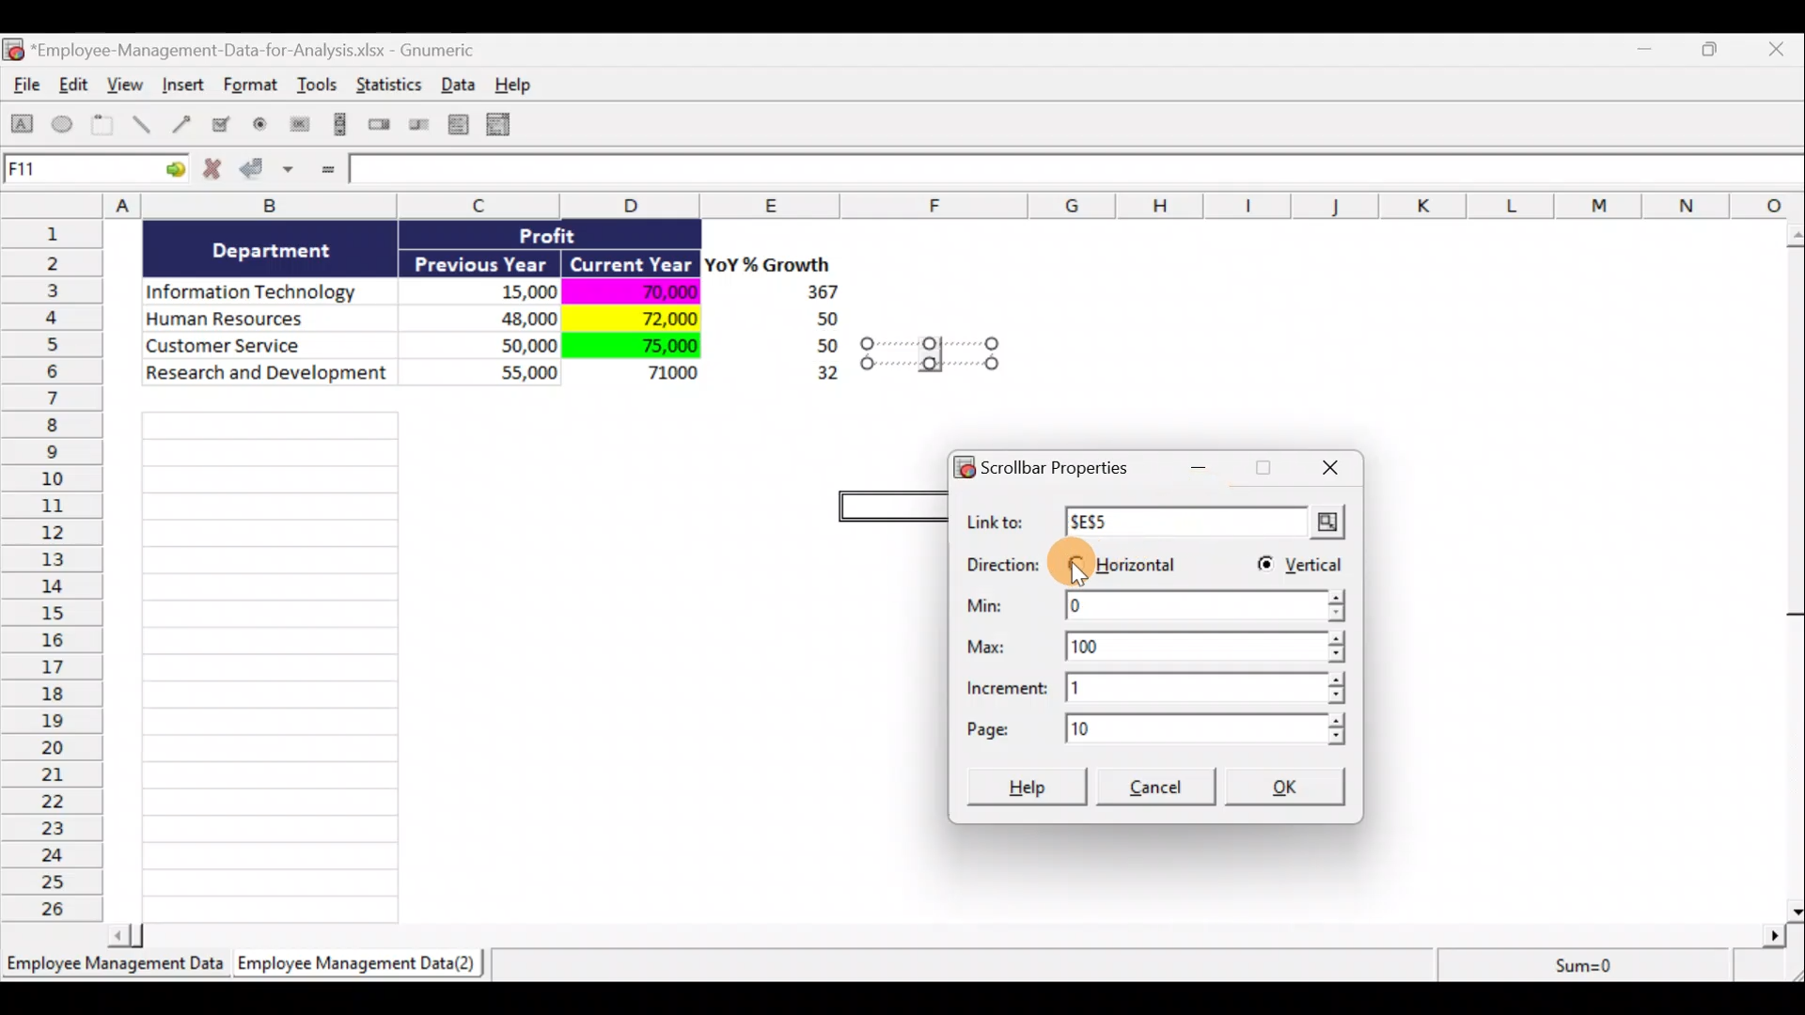 The width and height of the screenshot is (1805, 1015). What do you see at coordinates (298, 129) in the screenshot?
I see `Create a button` at bounding box center [298, 129].